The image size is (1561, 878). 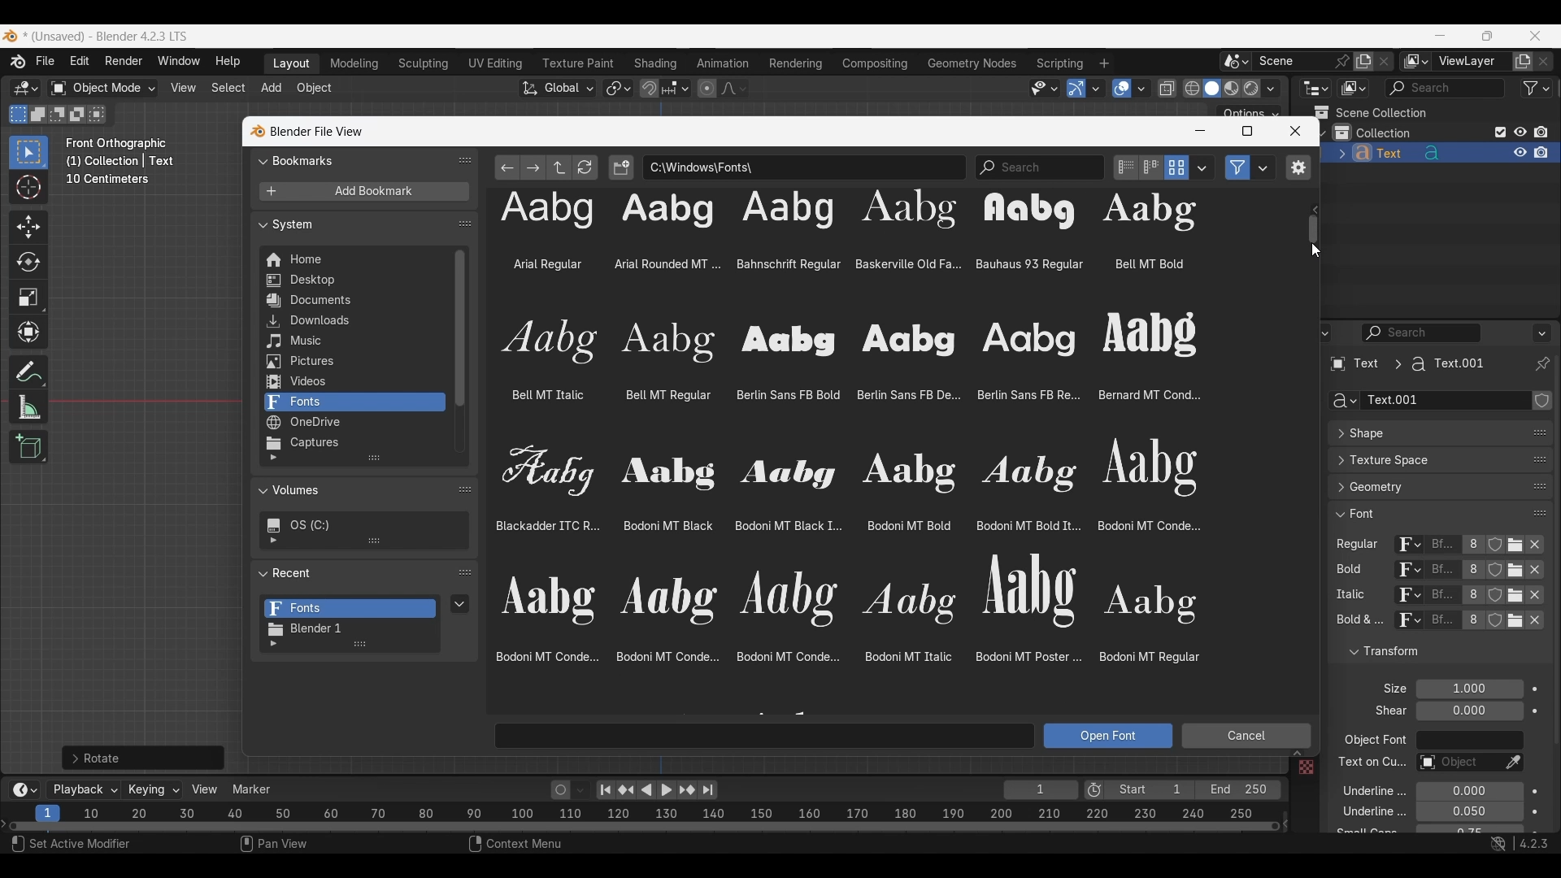 What do you see at coordinates (425, 63) in the screenshot?
I see `Sculpting workspace` at bounding box center [425, 63].